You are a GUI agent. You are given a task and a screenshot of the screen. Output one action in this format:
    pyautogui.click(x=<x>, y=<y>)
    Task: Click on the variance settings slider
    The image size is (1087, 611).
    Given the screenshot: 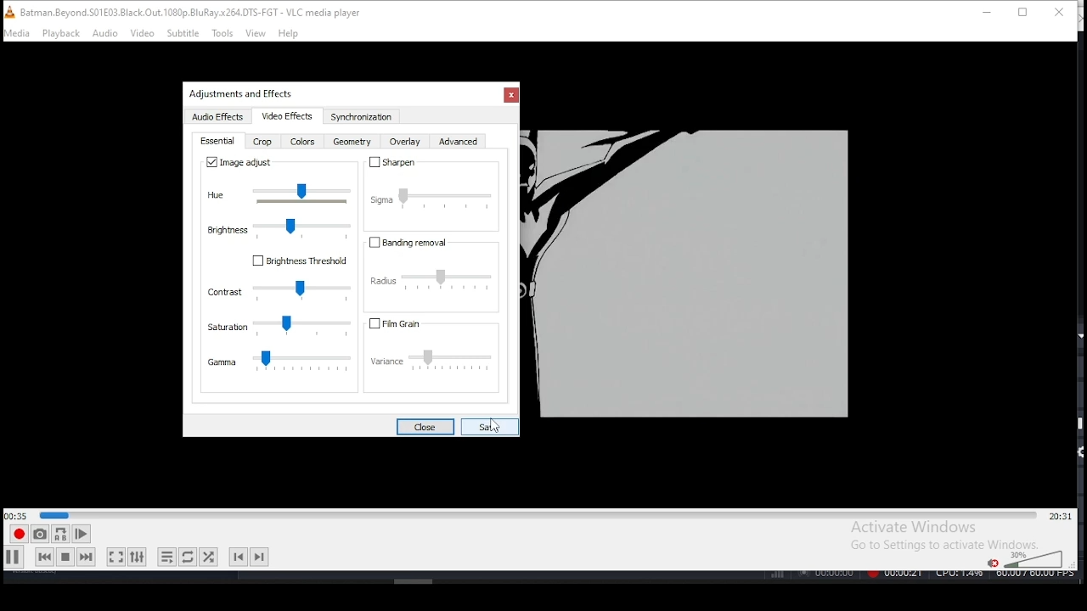 What is the action you would take?
    pyautogui.click(x=437, y=363)
    